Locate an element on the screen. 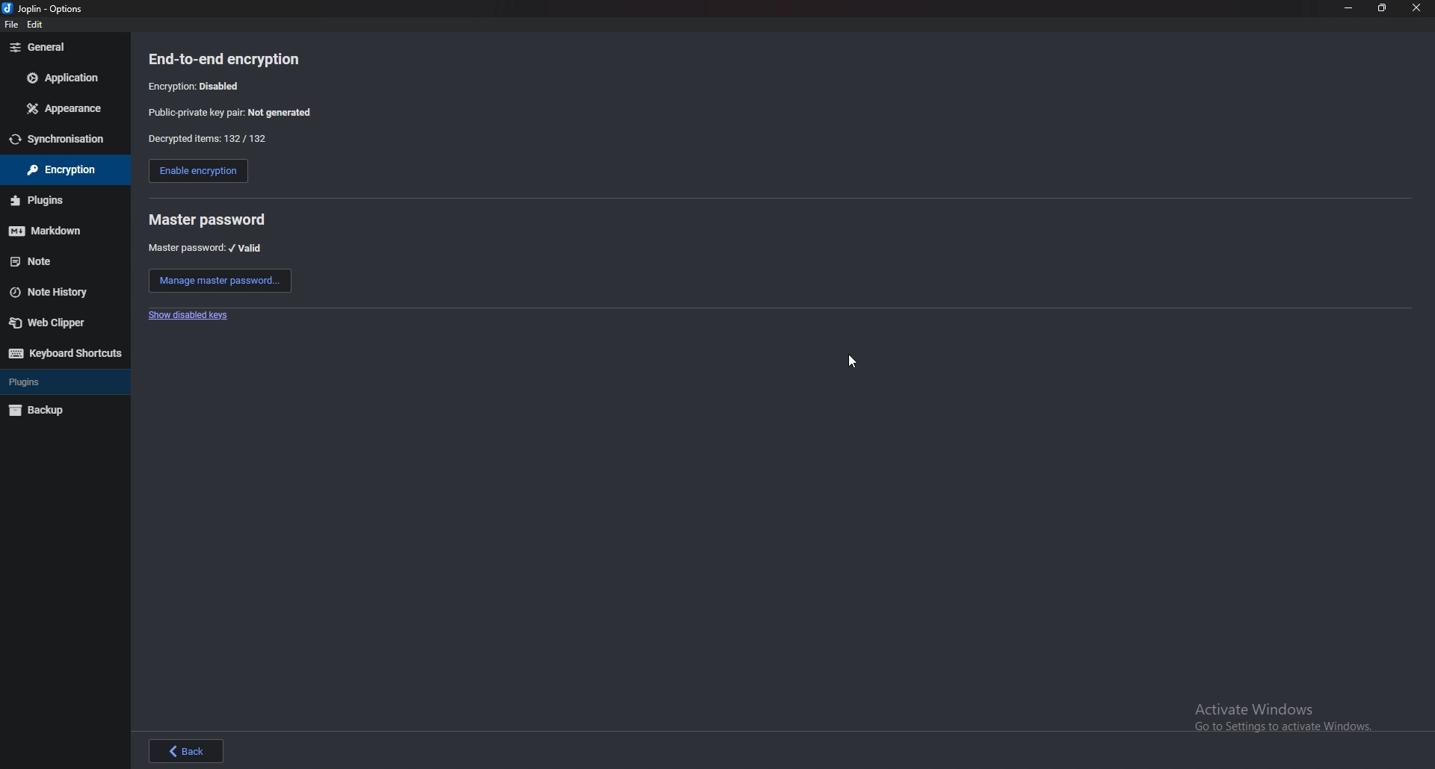 This screenshot has height=769, width=1435. plugins is located at coordinates (58, 200).